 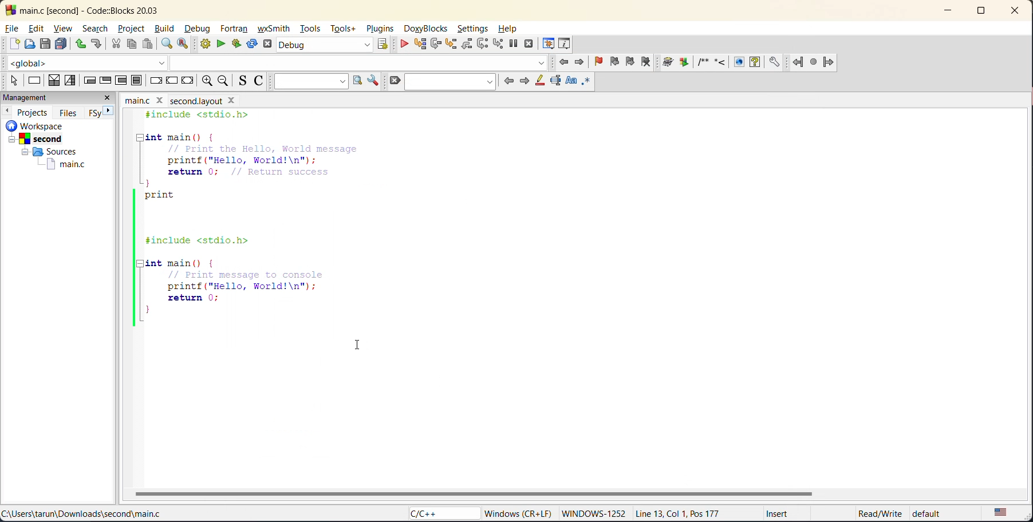 What do you see at coordinates (34, 111) in the screenshot?
I see `projects` at bounding box center [34, 111].